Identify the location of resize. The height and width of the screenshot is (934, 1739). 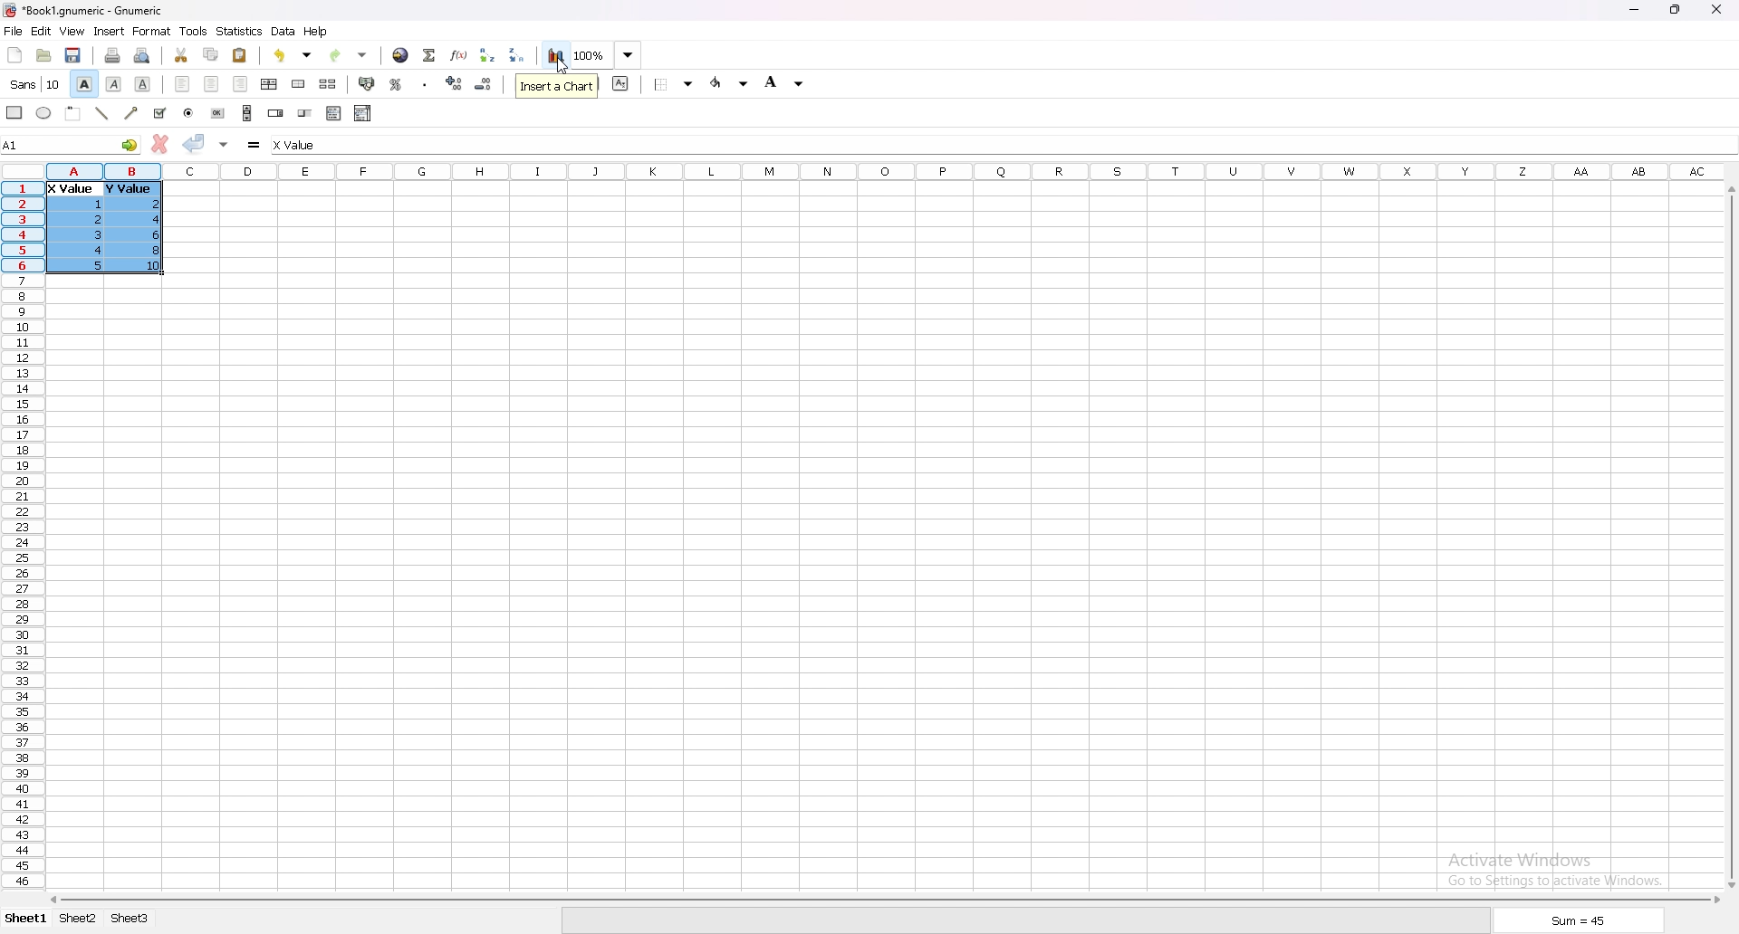
(1677, 10).